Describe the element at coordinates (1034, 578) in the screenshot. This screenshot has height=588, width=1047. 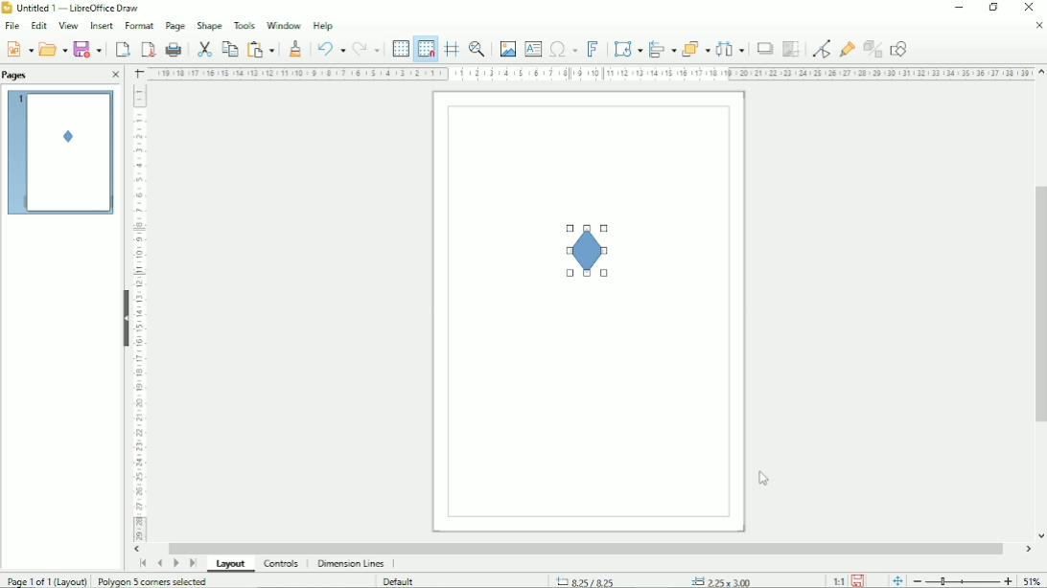
I see `Zoom factor` at that location.